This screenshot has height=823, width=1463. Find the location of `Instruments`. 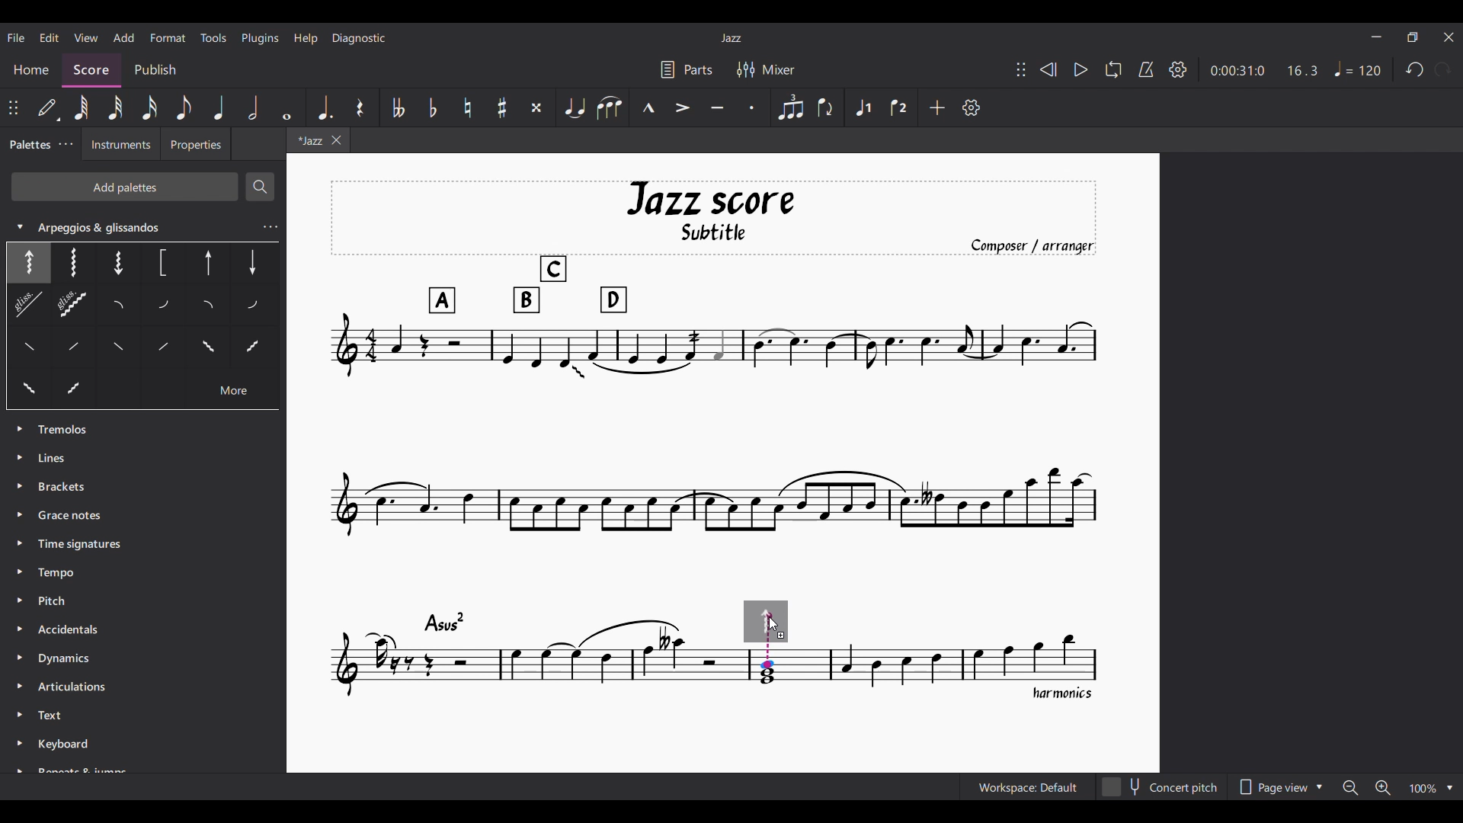

Instruments is located at coordinates (116, 146).